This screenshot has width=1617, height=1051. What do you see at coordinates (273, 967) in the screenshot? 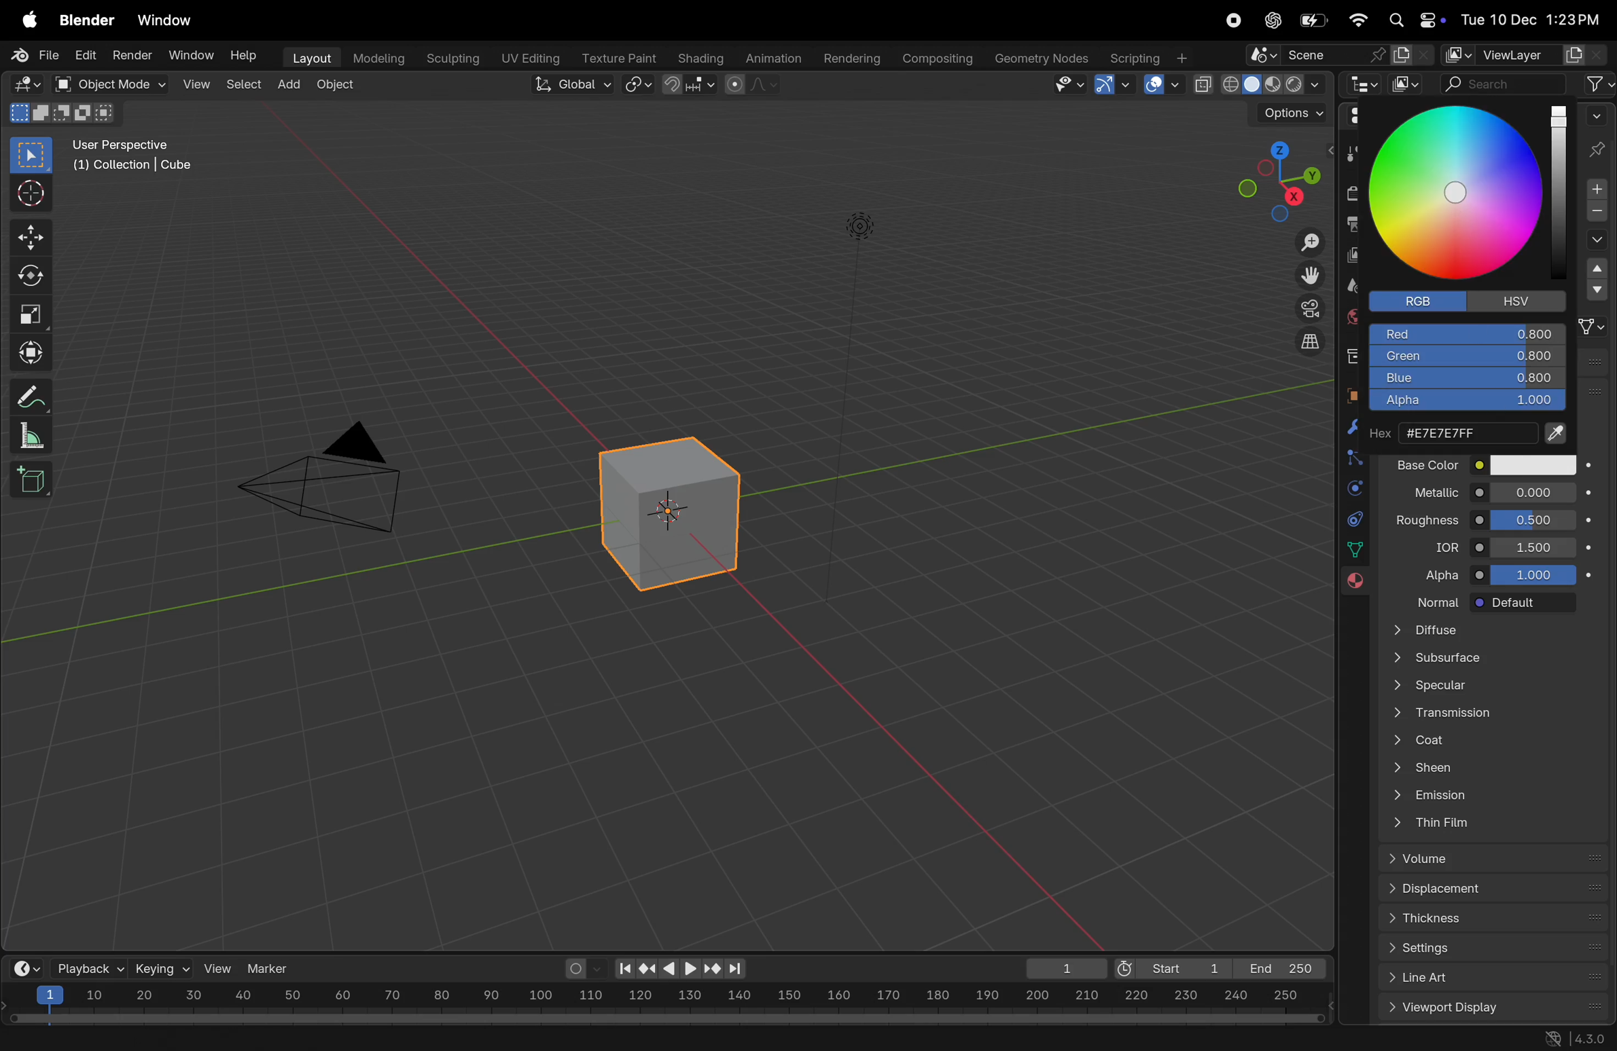
I see `marker` at bounding box center [273, 967].